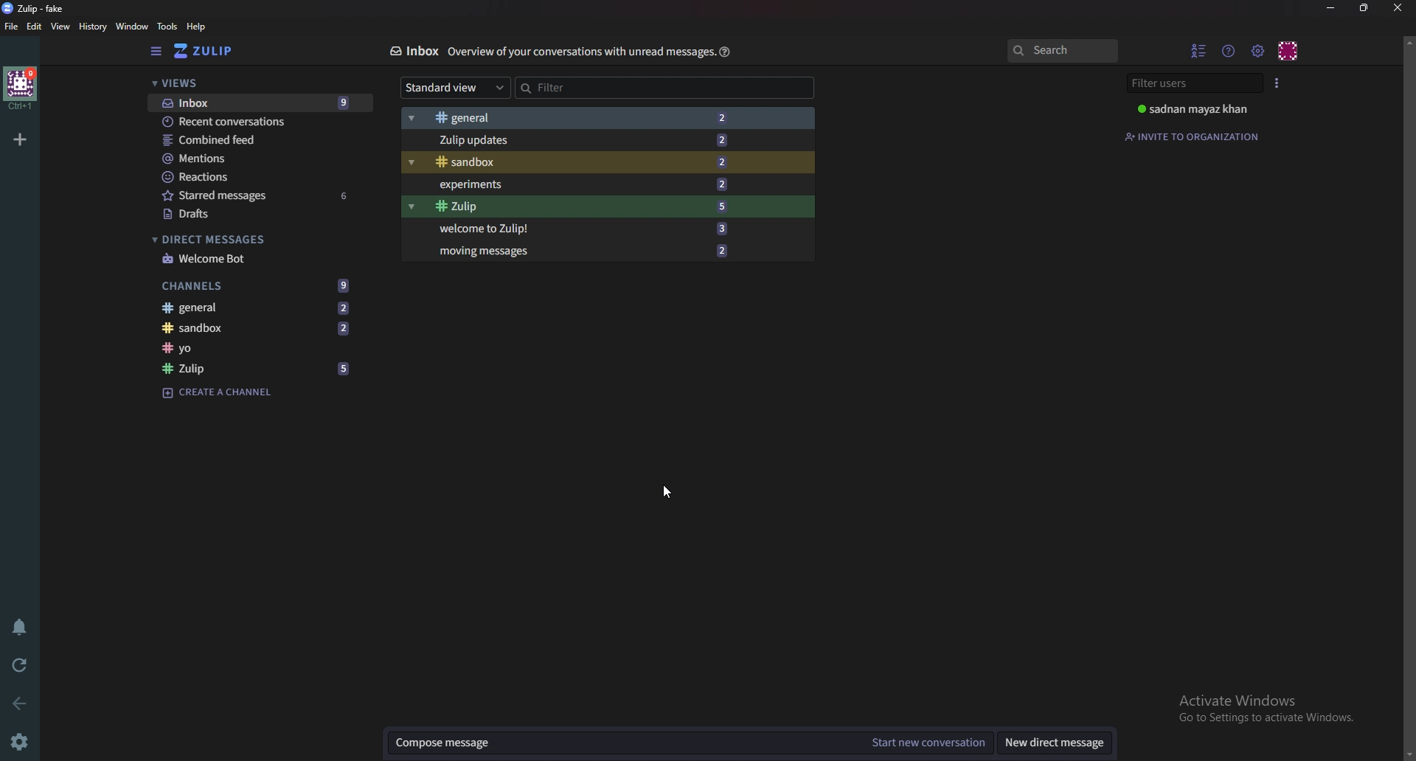 The image size is (1416, 761). Describe the element at coordinates (253, 370) in the screenshot. I see `Zulip` at that location.